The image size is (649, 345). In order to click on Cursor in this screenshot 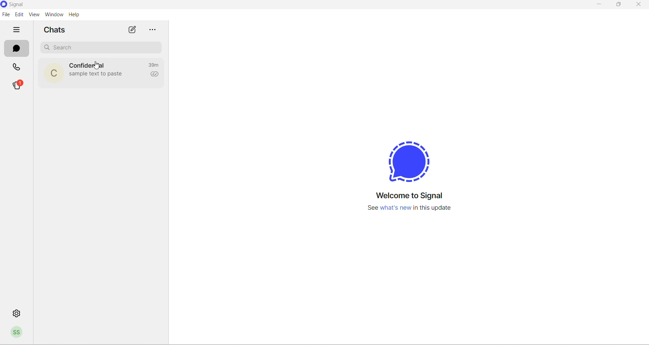, I will do `click(95, 66)`.